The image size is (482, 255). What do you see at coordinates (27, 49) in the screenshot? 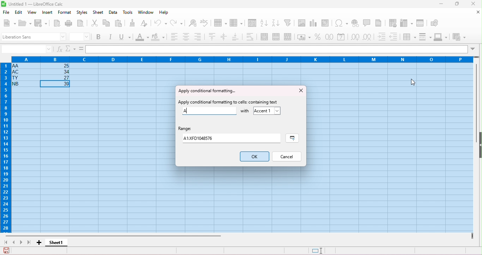
I see `selected cell number` at bounding box center [27, 49].